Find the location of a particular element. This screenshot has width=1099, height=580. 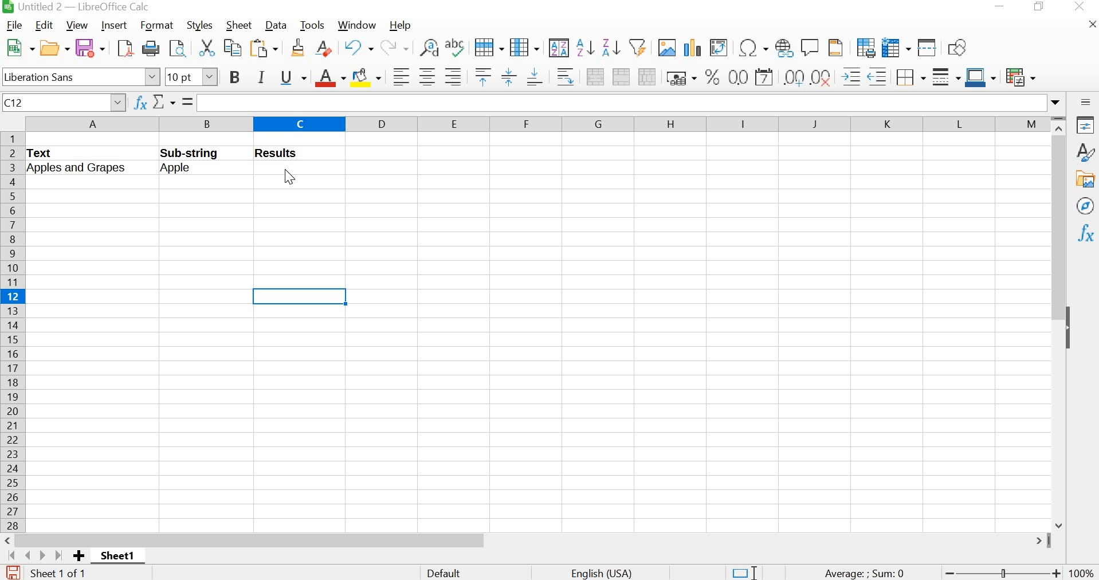

headers and footers is located at coordinates (837, 47).